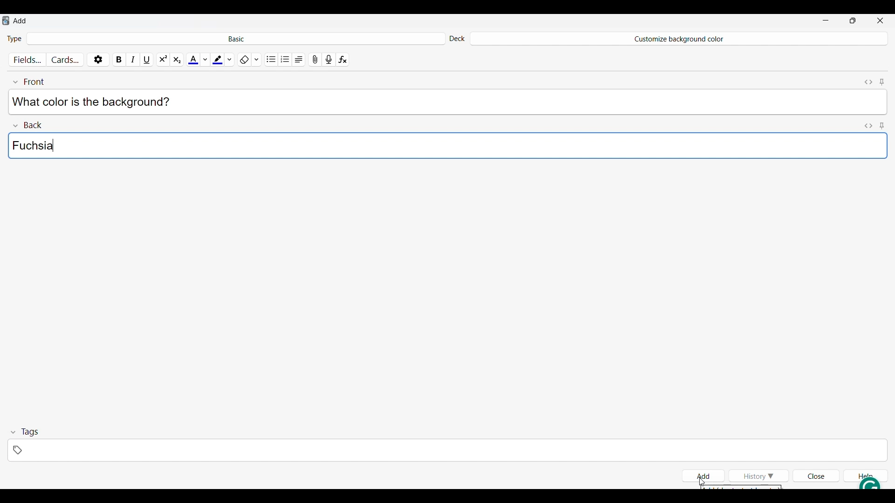  Describe the element at coordinates (703, 476) in the screenshot. I see `` at that location.